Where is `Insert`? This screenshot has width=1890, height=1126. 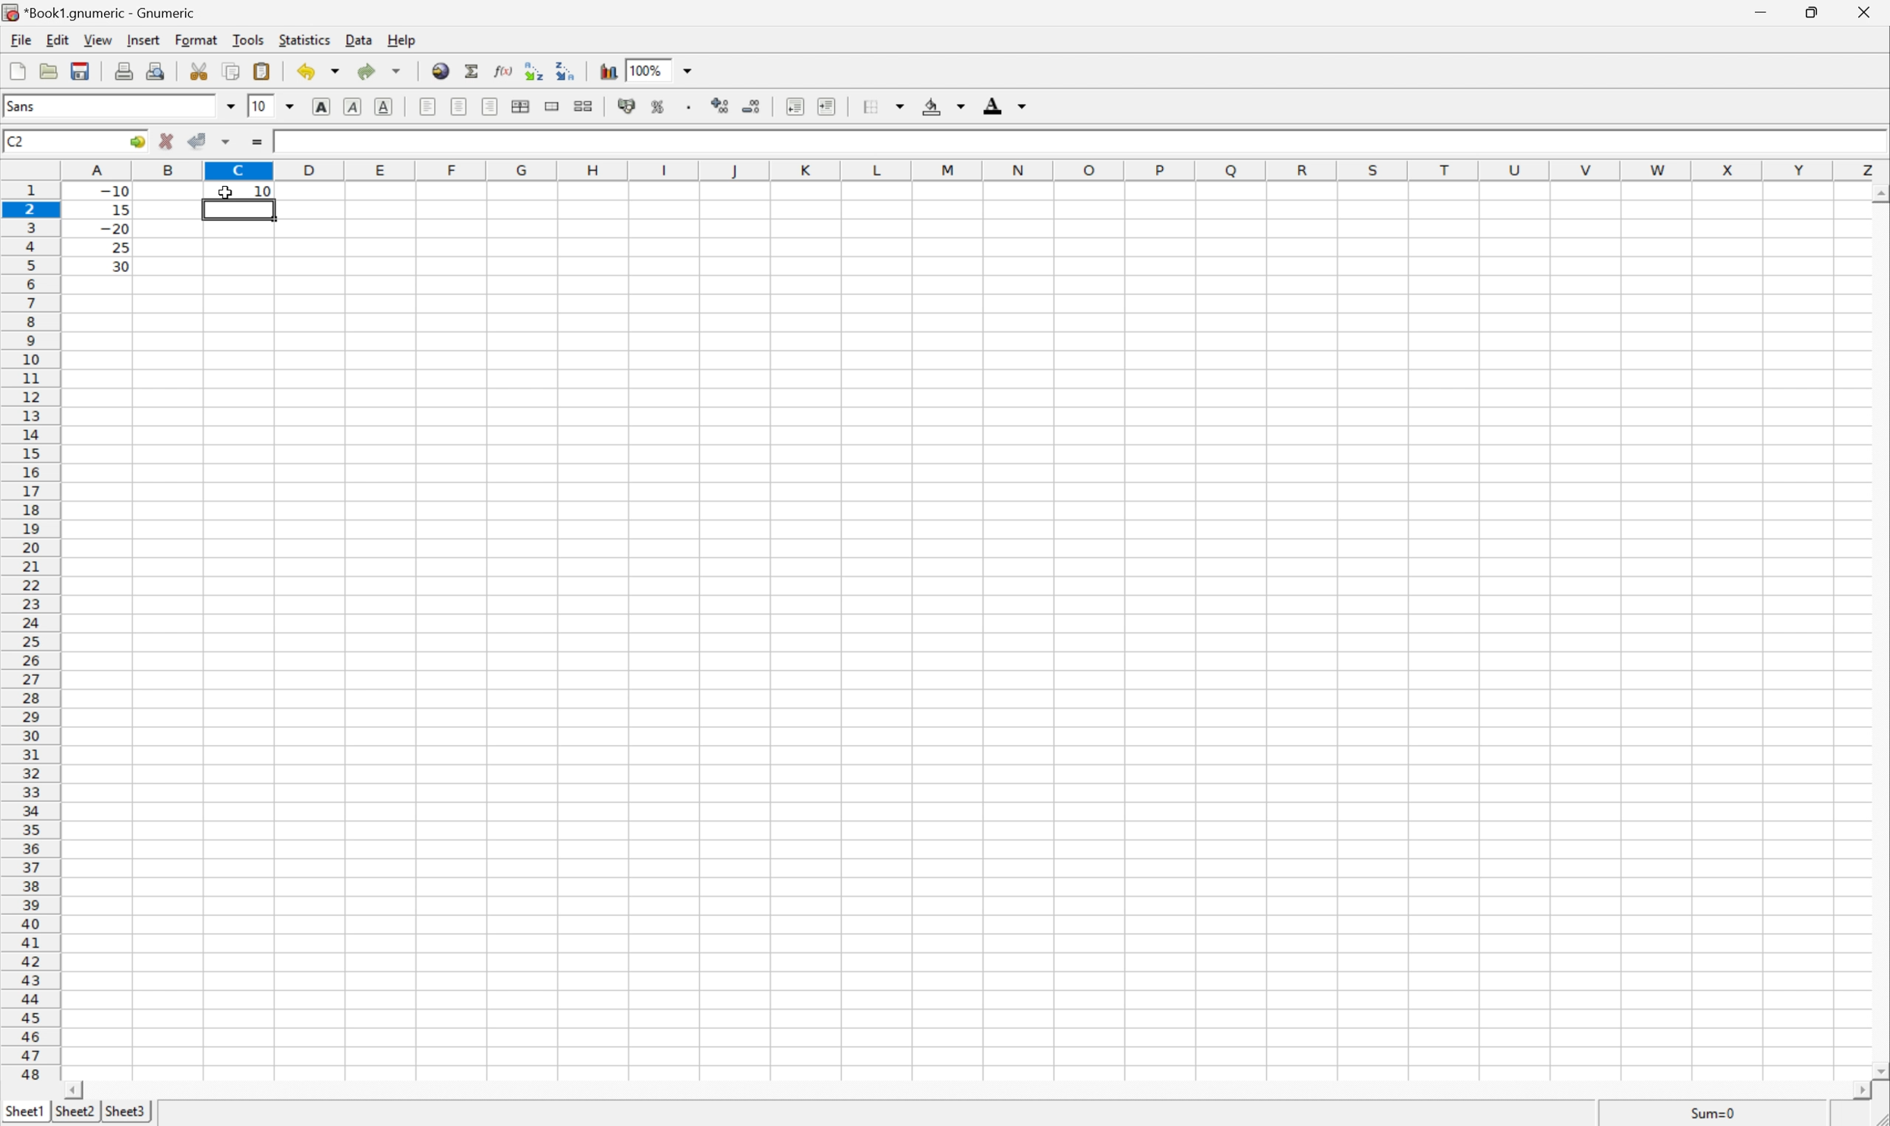
Insert is located at coordinates (144, 40).